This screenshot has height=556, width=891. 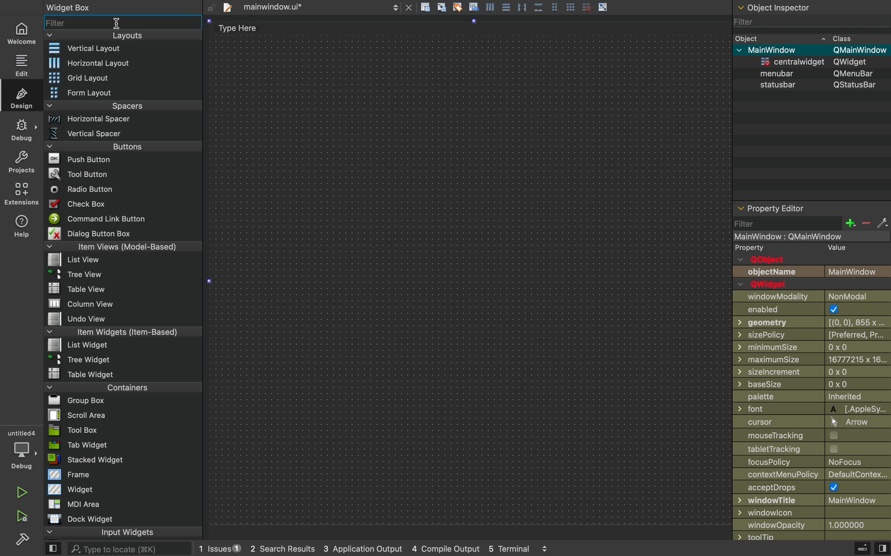 I want to click on cursor, so click(x=117, y=26).